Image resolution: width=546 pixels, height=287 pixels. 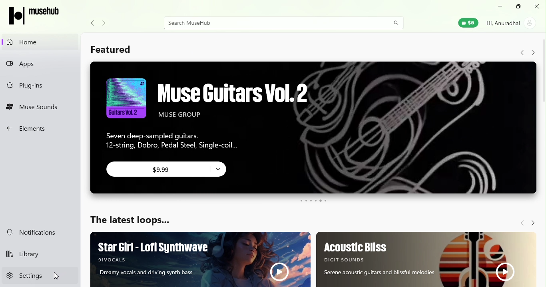 I want to click on Navigate forward, so click(x=532, y=223).